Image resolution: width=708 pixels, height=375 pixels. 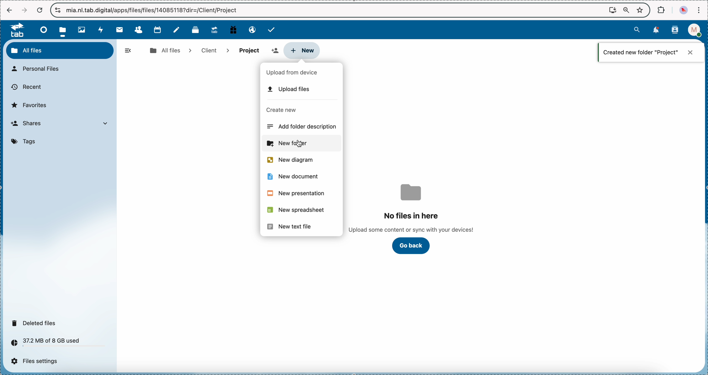 What do you see at coordinates (675, 30) in the screenshot?
I see `contacts` at bounding box center [675, 30].